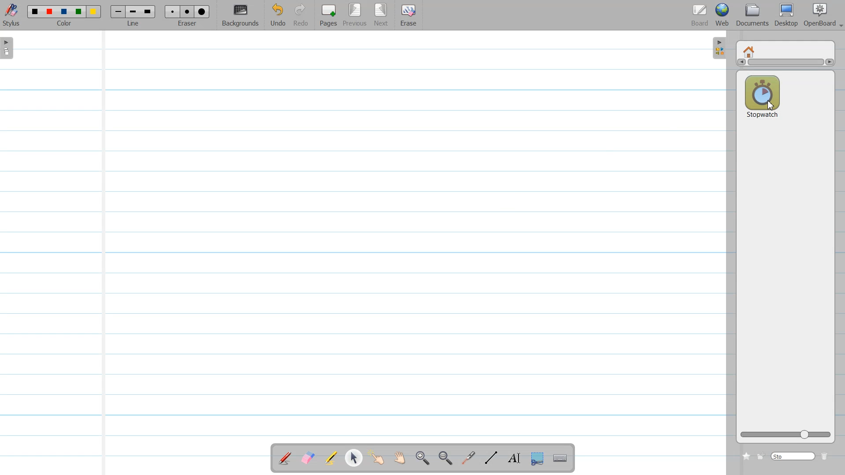 Image resolution: width=845 pixels, height=475 pixels. What do you see at coordinates (723, 15) in the screenshot?
I see `Web` at bounding box center [723, 15].